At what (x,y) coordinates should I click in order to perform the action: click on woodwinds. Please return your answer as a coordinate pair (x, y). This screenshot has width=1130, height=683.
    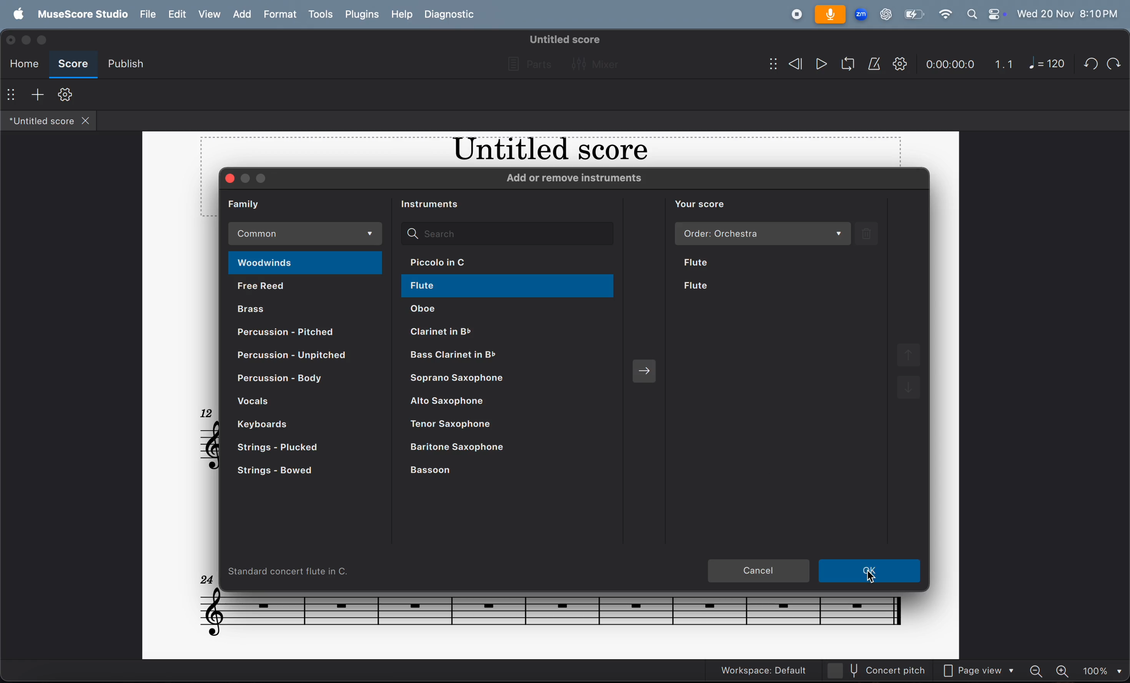
    Looking at the image, I should click on (307, 262).